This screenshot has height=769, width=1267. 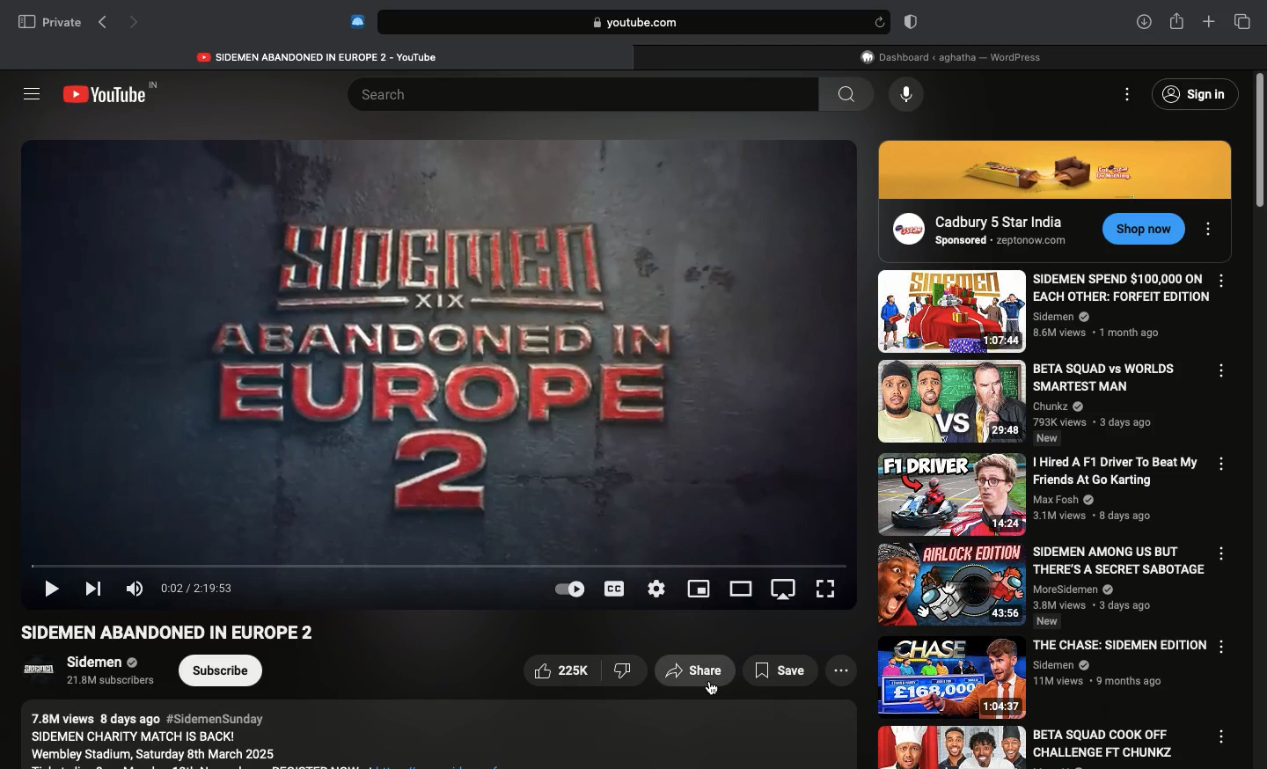 What do you see at coordinates (1259, 420) in the screenshot?
I see `Scroll` at bounding box center [1259, 420].